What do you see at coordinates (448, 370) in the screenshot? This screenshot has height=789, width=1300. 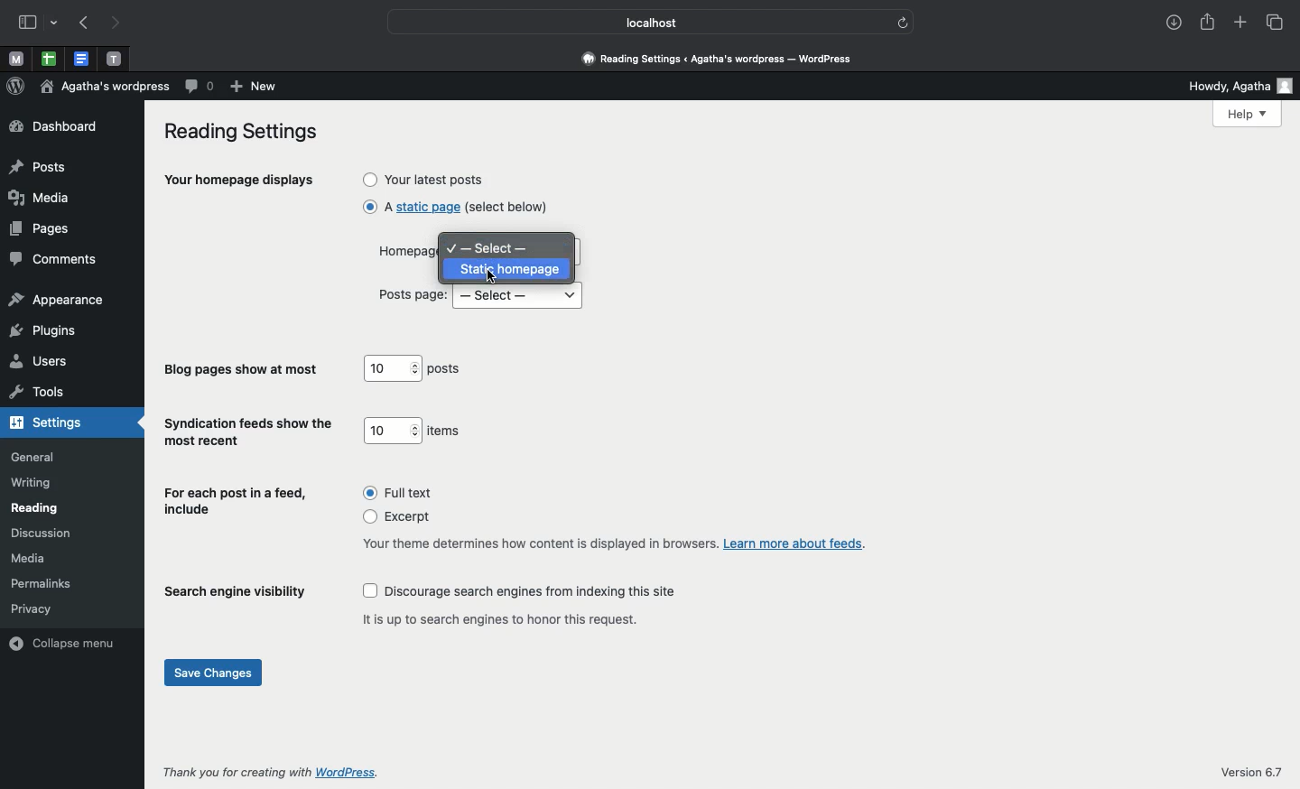 I see `posts` at bounding box center [448, 370].